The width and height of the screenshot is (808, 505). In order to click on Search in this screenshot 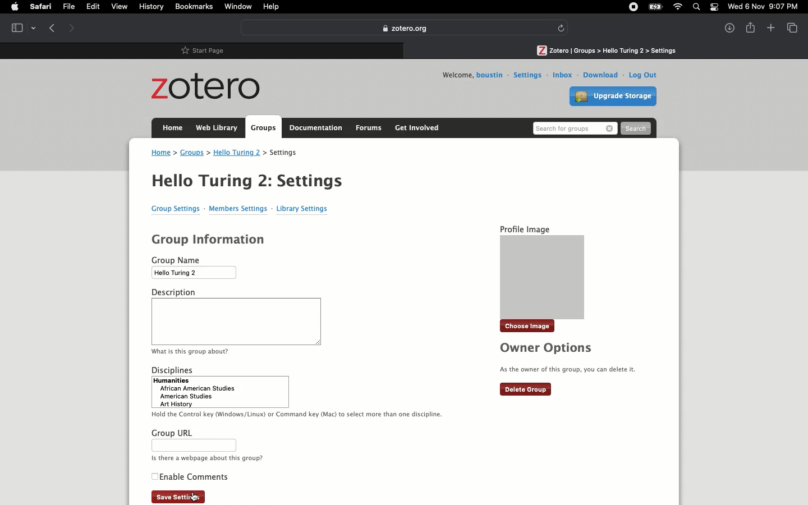, I will do `click(636, 129)`.